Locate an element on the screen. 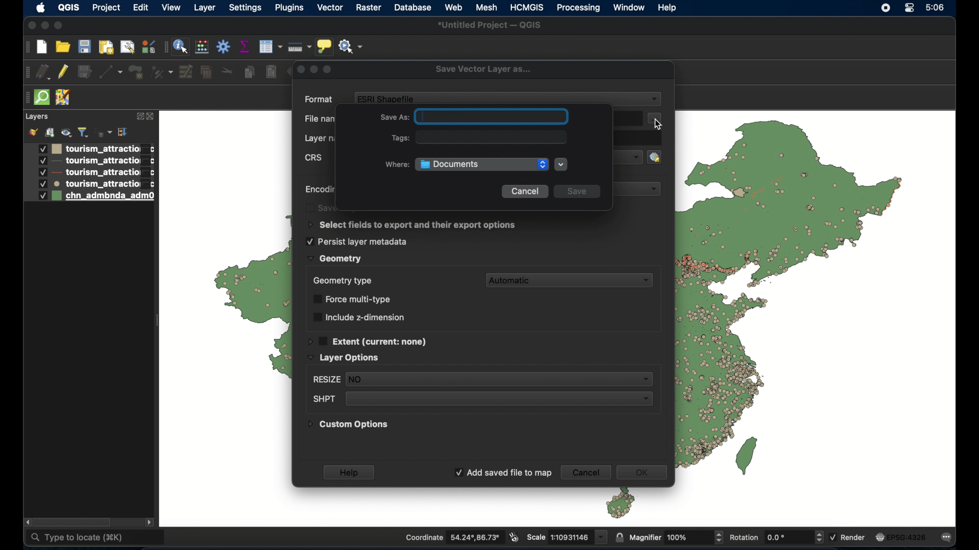  scroll left arrow is located at coordinates (29, 522).